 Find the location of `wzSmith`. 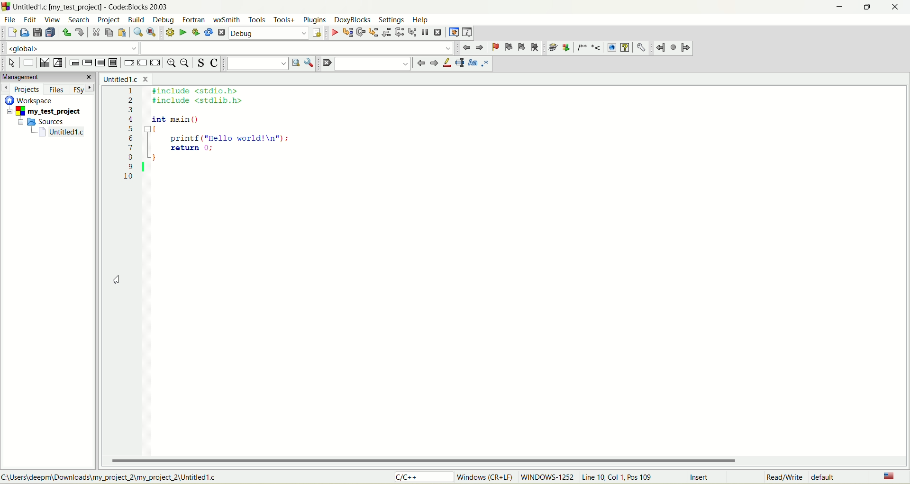

wzSmith is located at coordinates (227, 19).